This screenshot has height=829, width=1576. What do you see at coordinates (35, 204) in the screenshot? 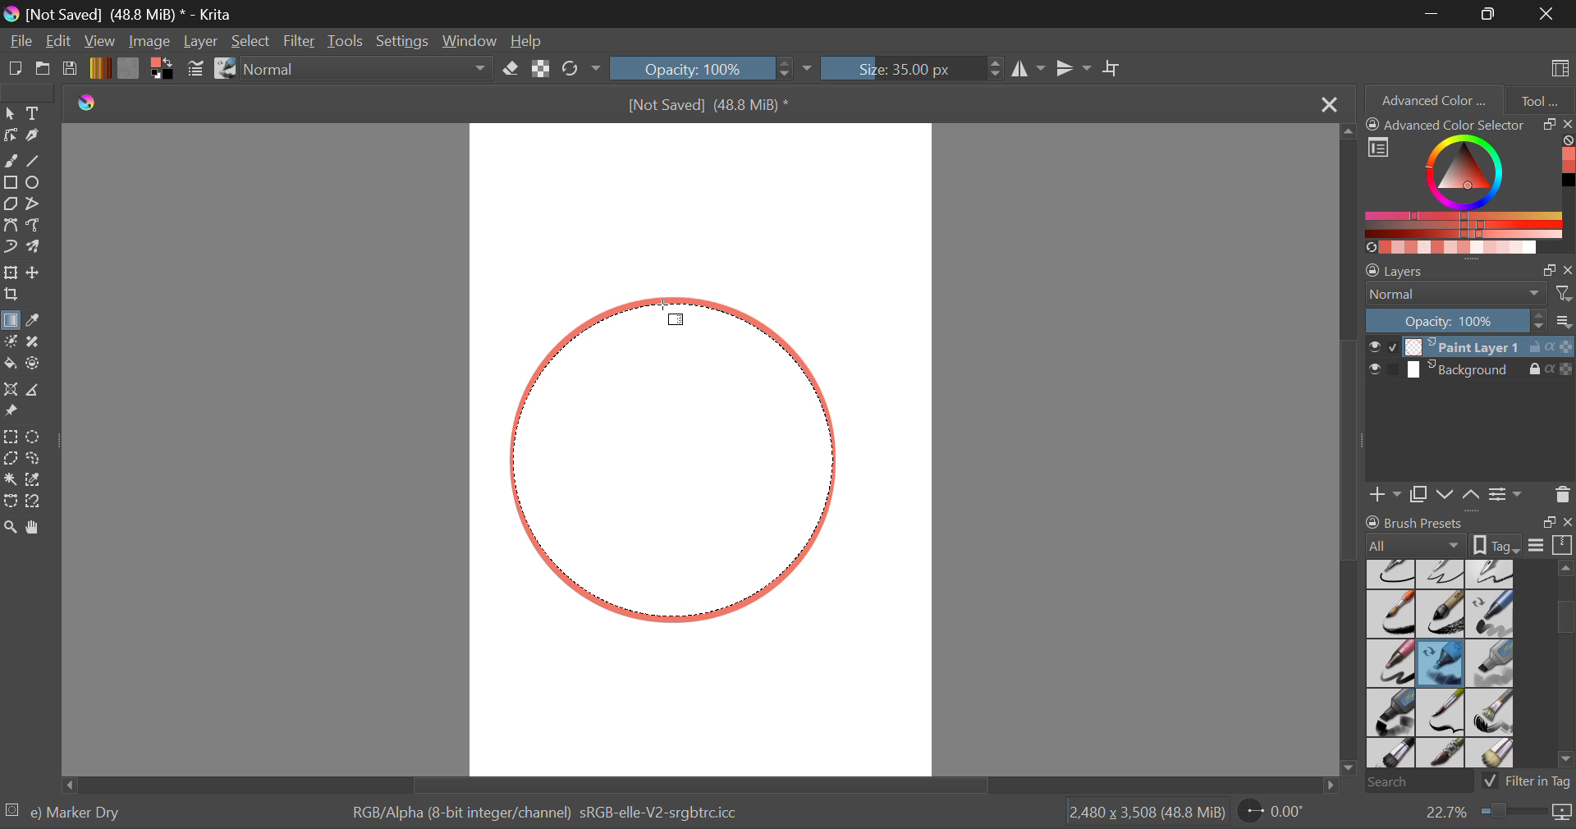
I see `Polyline Tool` at bounding box center [35, 204].